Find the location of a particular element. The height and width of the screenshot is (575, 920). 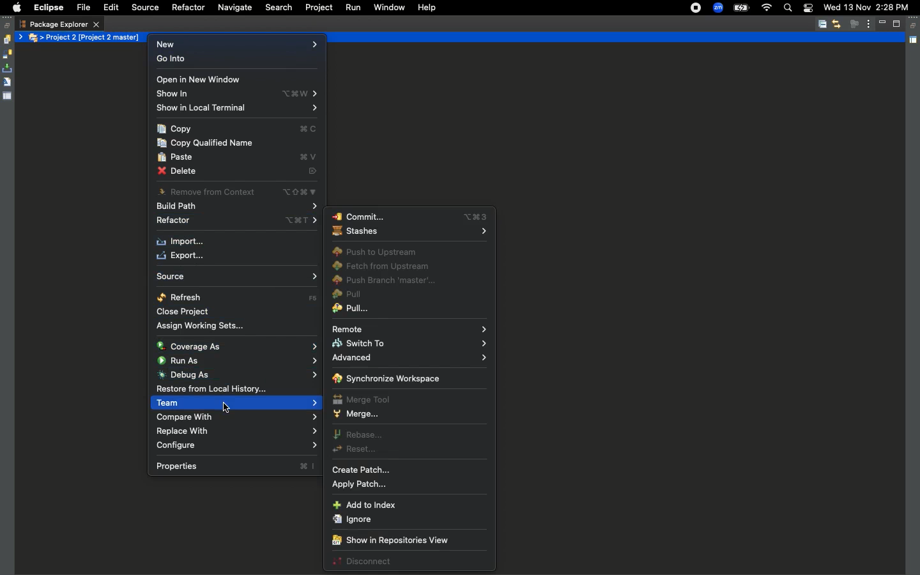

Commit is located at coordinates (411, 217).